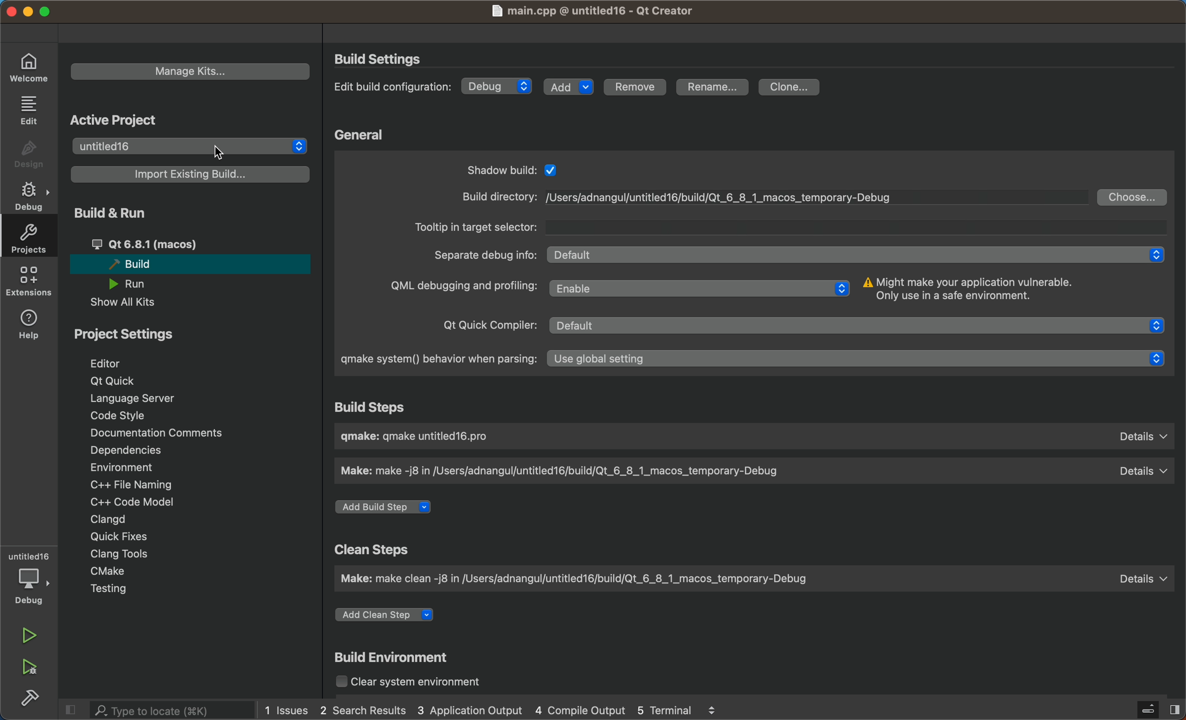 The width and height of the screenshot is (1186, 720). What do you see at coordinates (28, 109) in the screenshot?
I see `edit` at bounding box center [28, 109].